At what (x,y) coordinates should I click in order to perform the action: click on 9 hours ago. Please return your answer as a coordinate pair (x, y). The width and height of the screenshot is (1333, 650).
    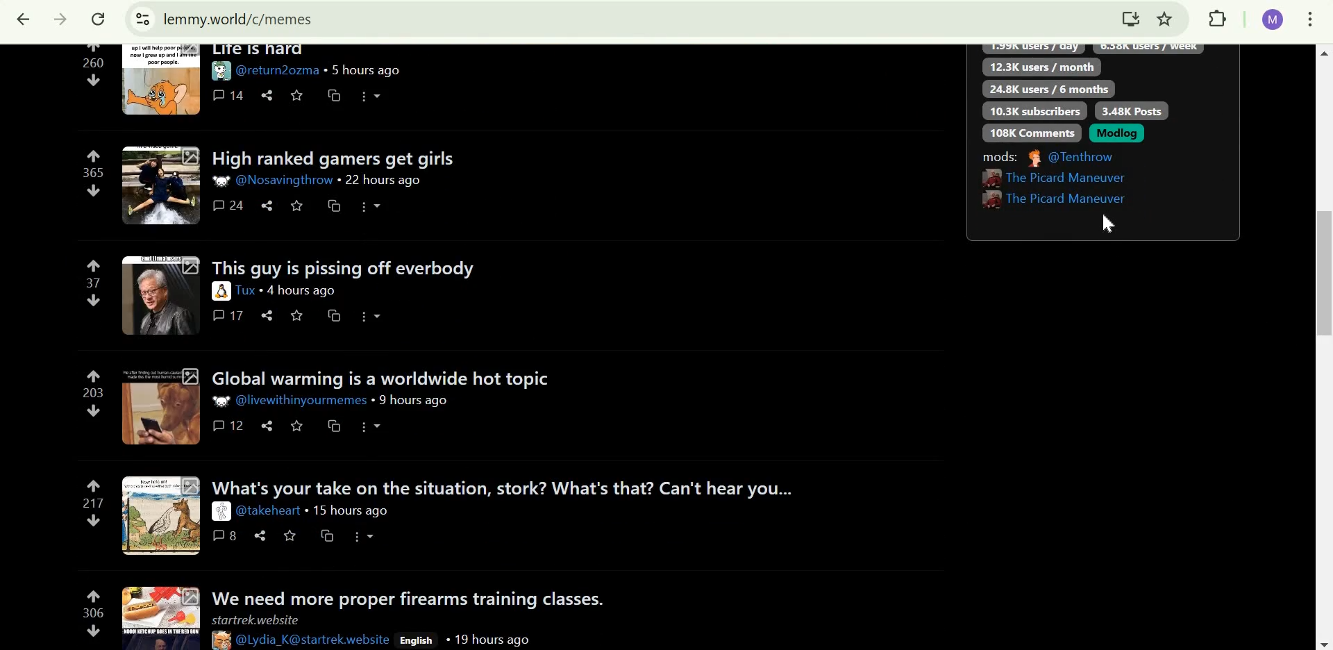
    Looking at the image, I should click on (414, 401).